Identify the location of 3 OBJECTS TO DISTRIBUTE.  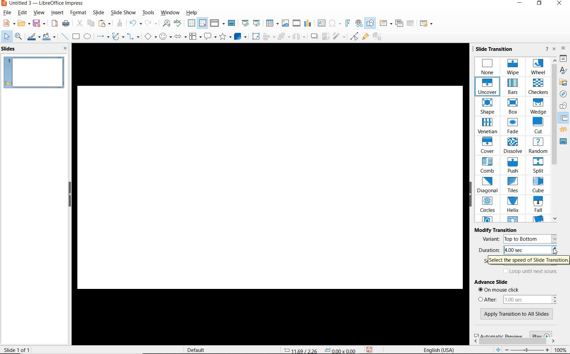
(298, 36).